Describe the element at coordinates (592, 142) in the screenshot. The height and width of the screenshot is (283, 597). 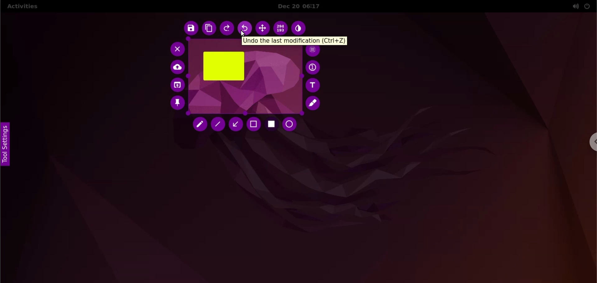
I see `chrome options` at that location.